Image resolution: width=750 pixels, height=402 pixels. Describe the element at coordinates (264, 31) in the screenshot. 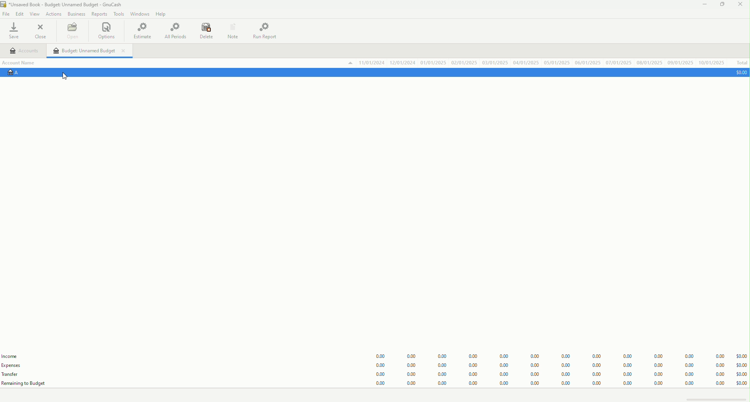

I see `Run Report` at that location.